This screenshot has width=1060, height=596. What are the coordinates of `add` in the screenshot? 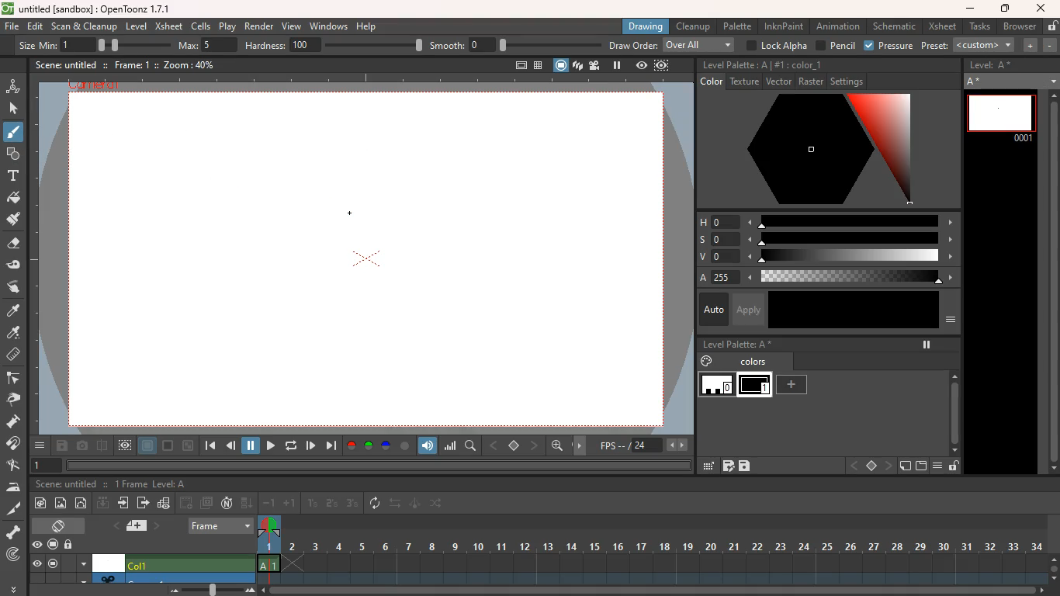 It's located at (793, 384).